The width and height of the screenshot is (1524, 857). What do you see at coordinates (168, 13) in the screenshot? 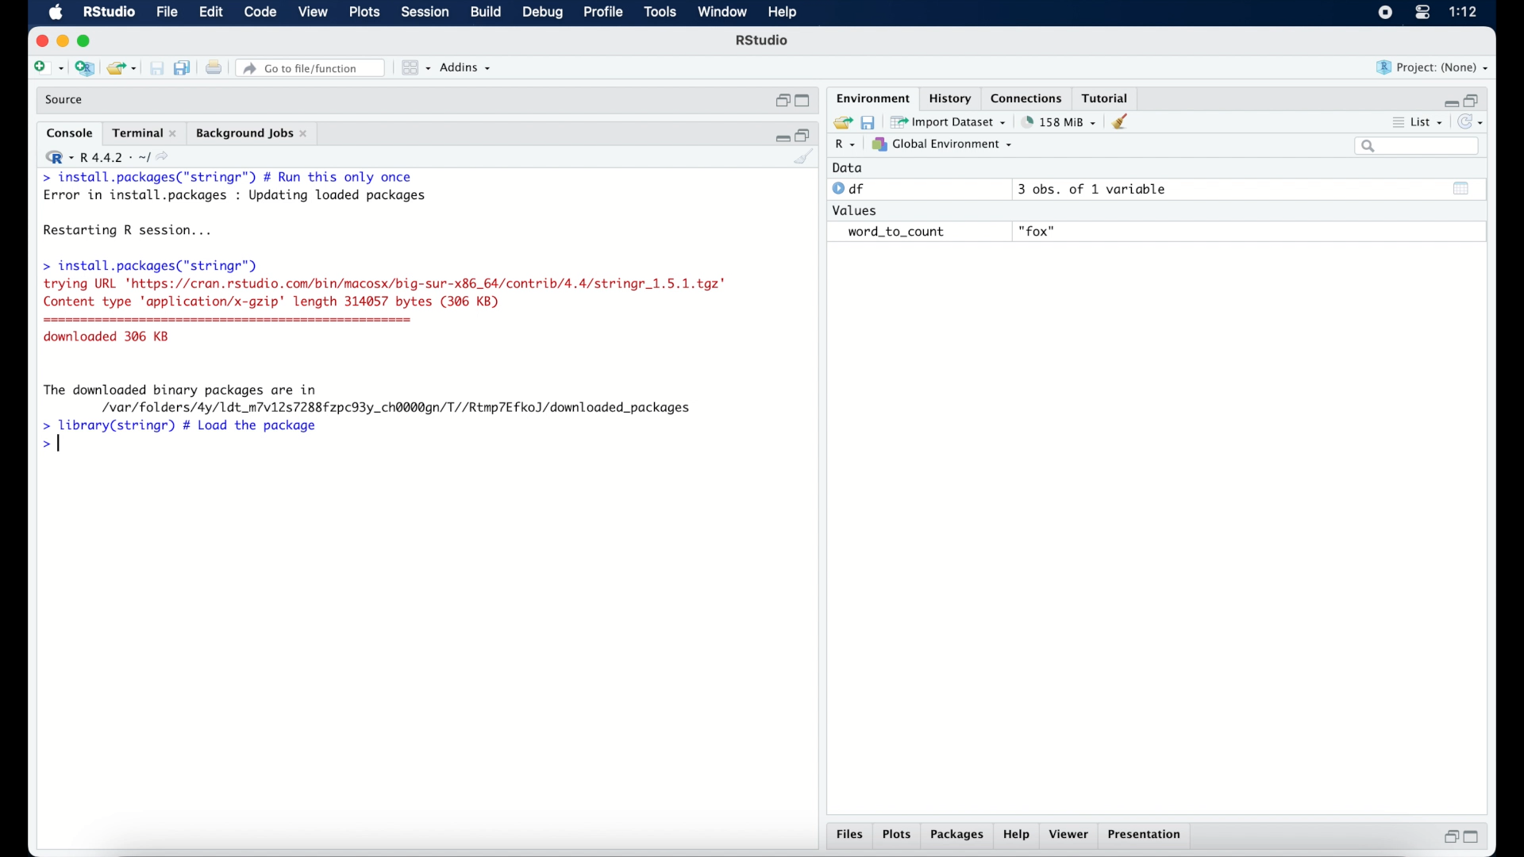
I see `file` at bounding box center [168, 13].